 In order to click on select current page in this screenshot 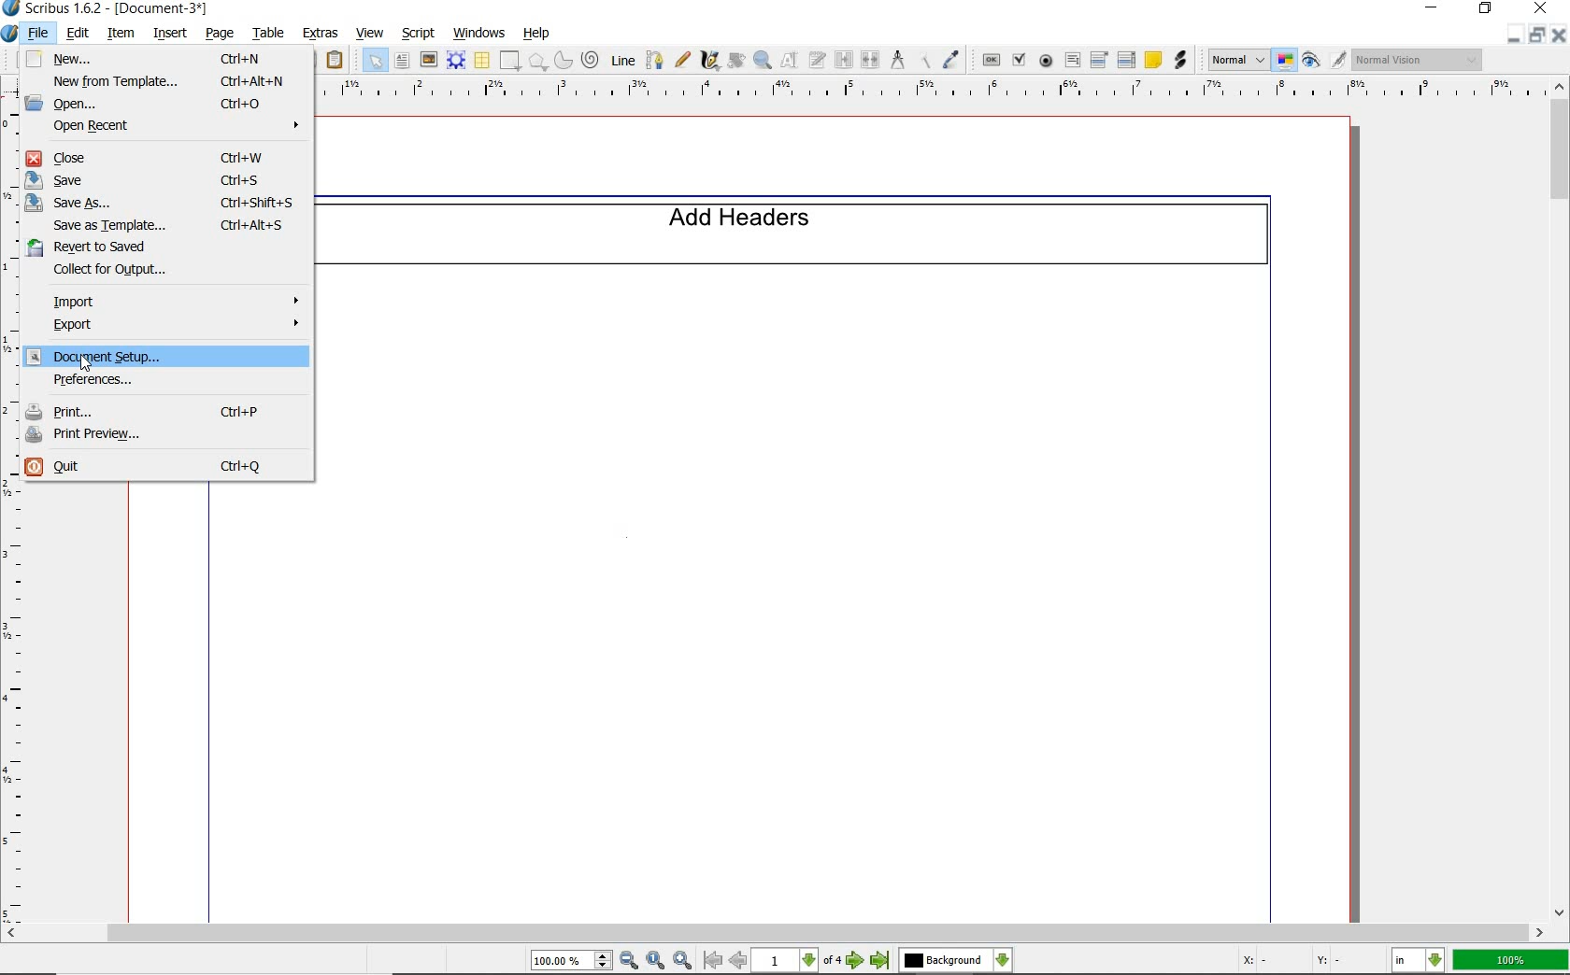, I will do `click(799, 961)`.